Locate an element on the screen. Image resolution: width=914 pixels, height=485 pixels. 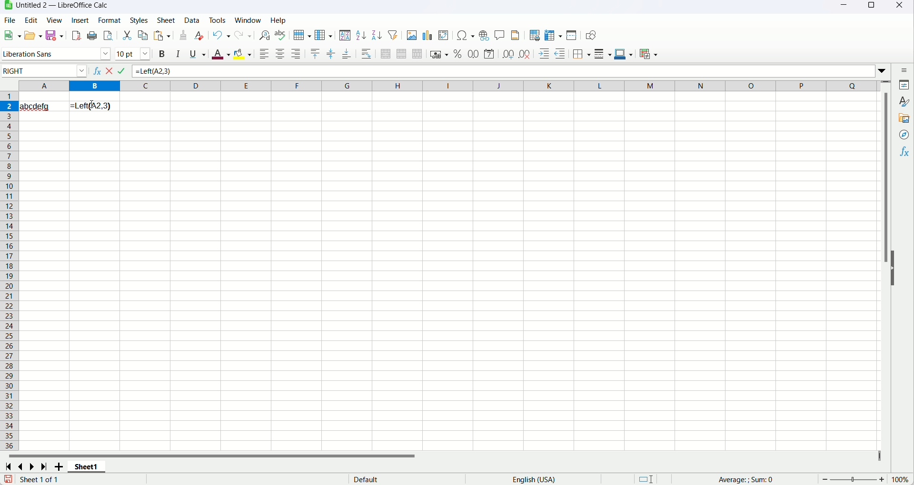
rows is located at coordinates (9, 271).